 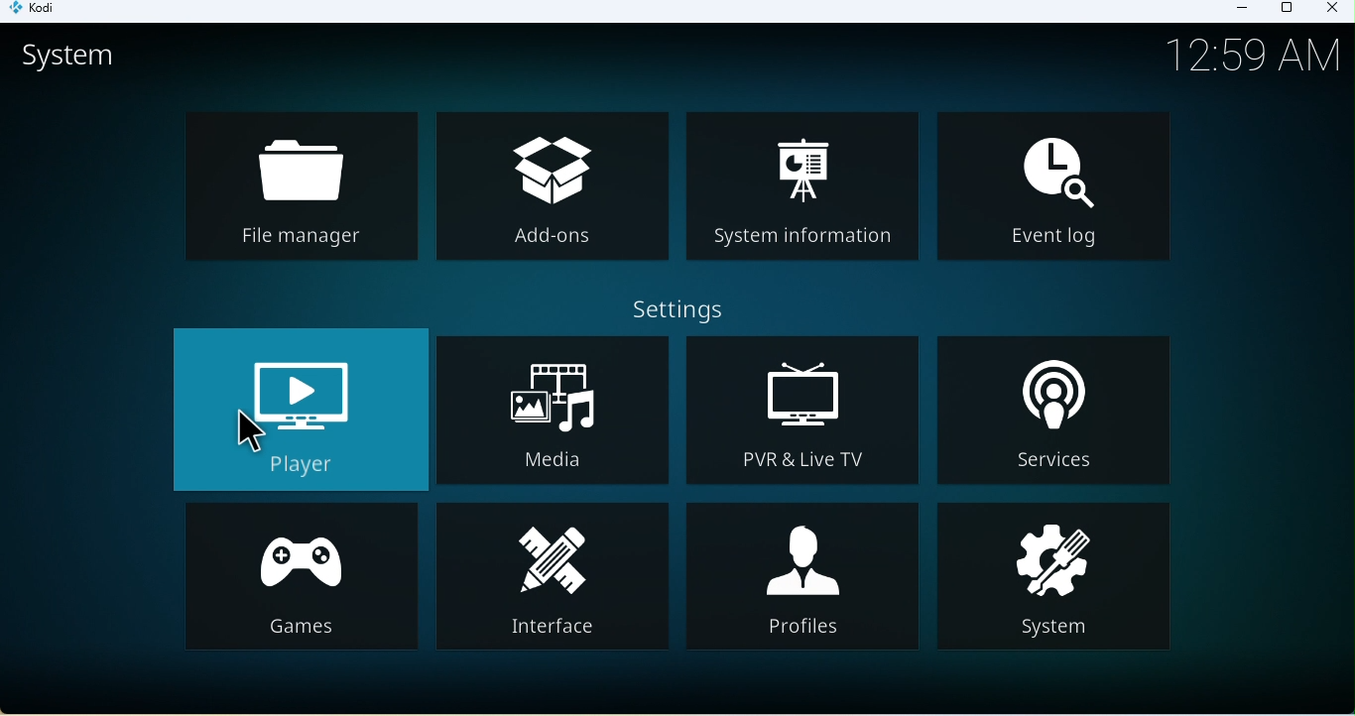 What do you see at coordinates (562, 582) in the screenshot?
I see `Interface` at bounding box center [562, 582].